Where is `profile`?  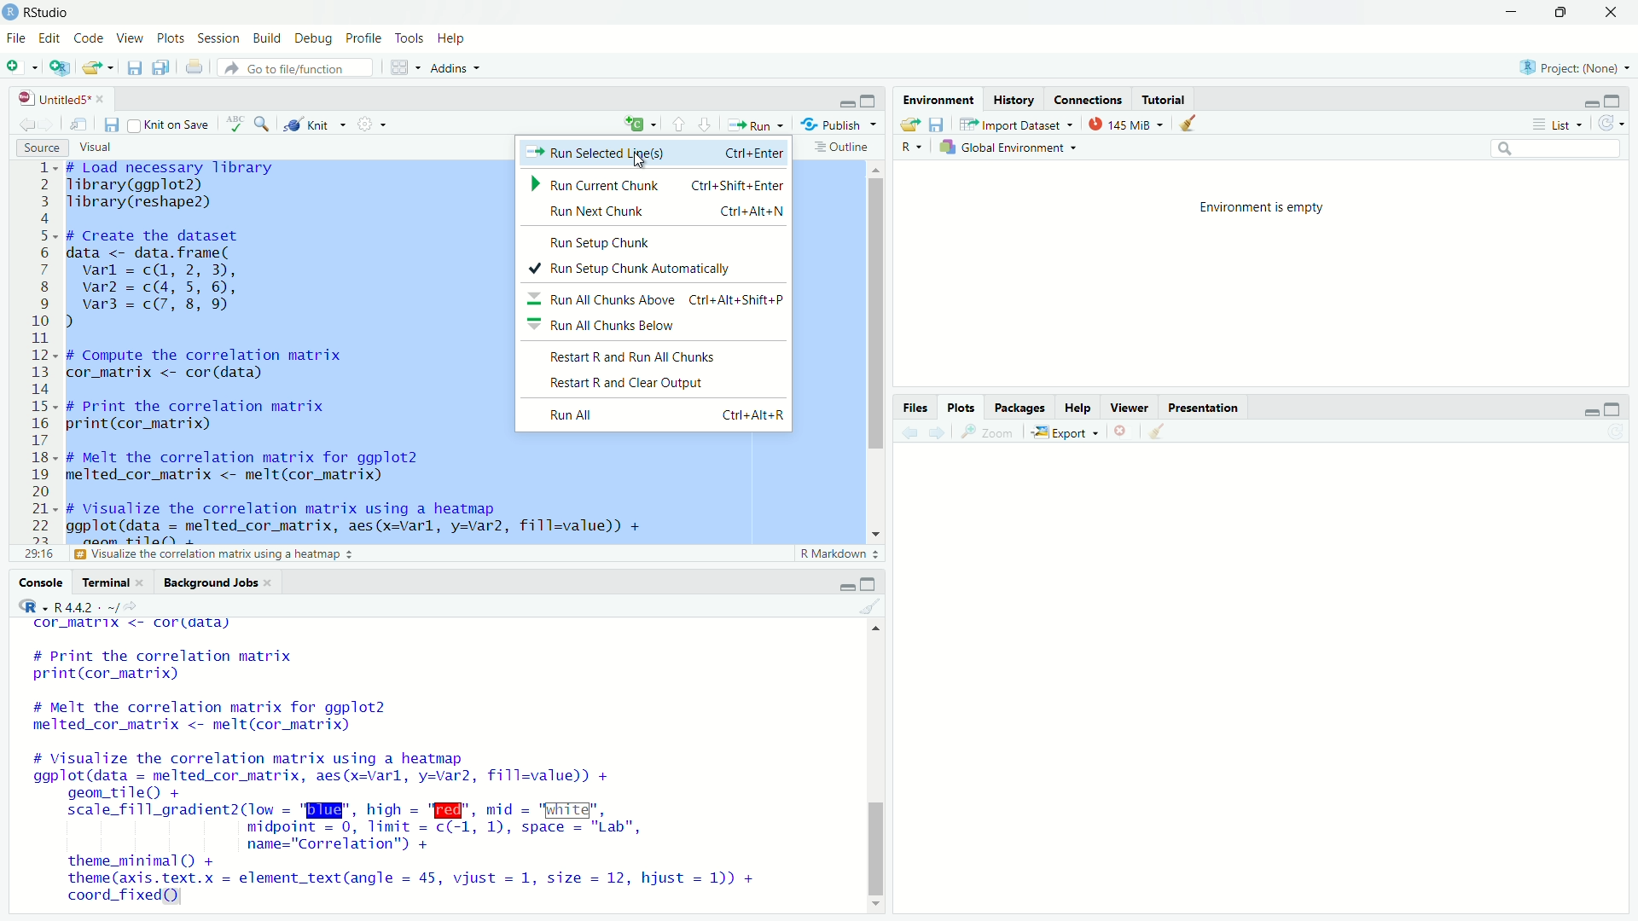 profile is located at coordinates (364, 39).